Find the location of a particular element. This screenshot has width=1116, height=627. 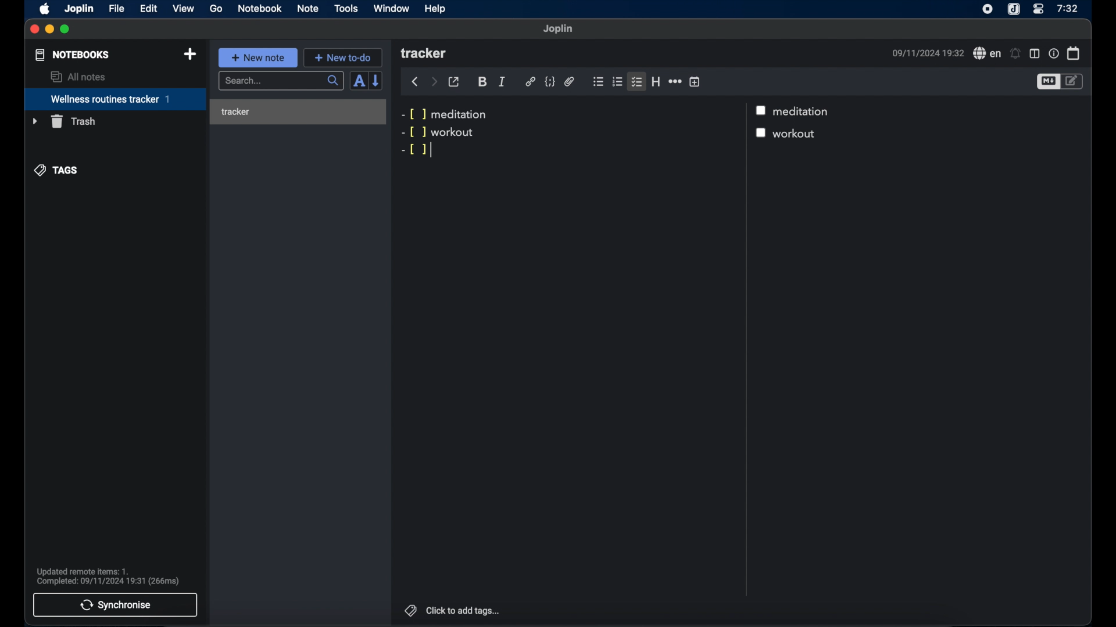

search... is located at coordinates (282, 81).